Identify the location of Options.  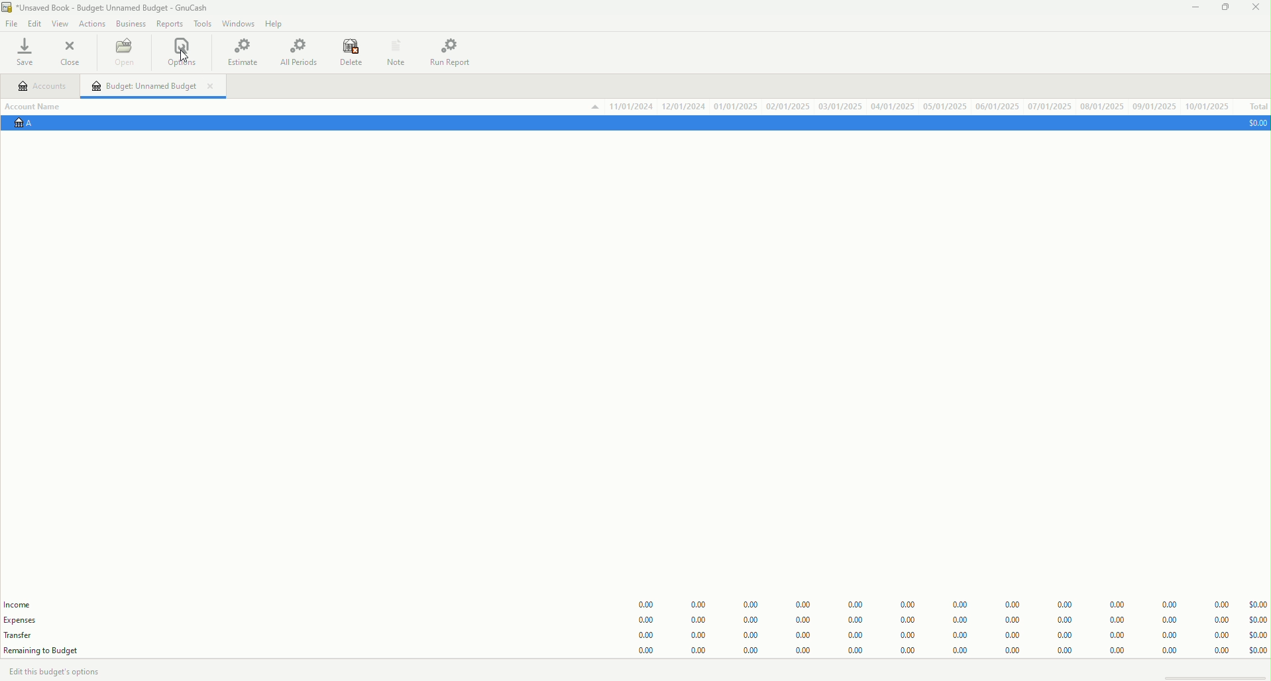
(184, 53).